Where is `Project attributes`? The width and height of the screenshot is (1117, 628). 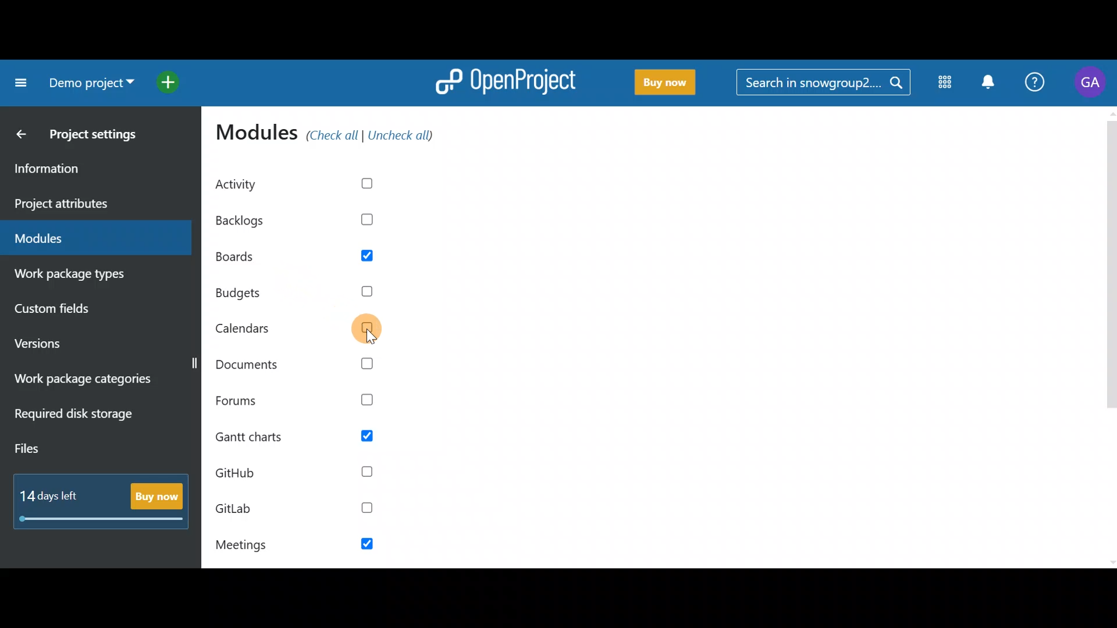
Project attributes is located at coordinates (92, 204).